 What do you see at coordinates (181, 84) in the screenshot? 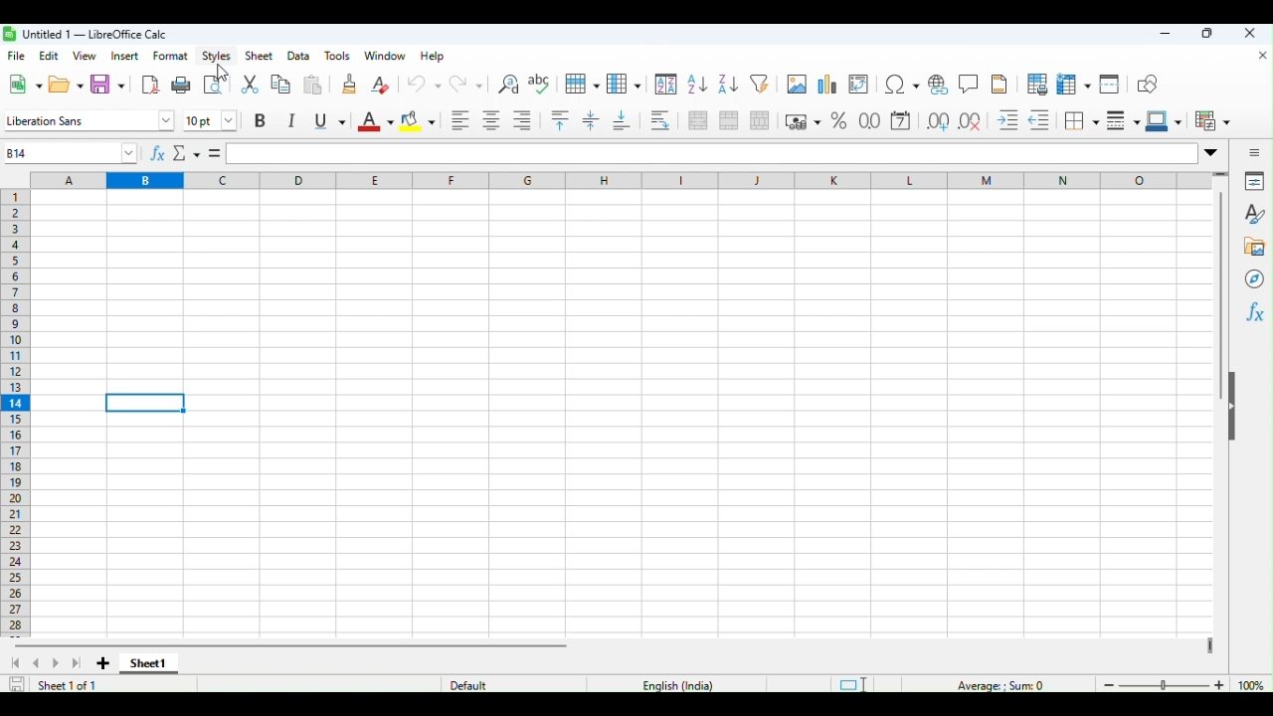
I see `print` at bounding box center [181, 84].